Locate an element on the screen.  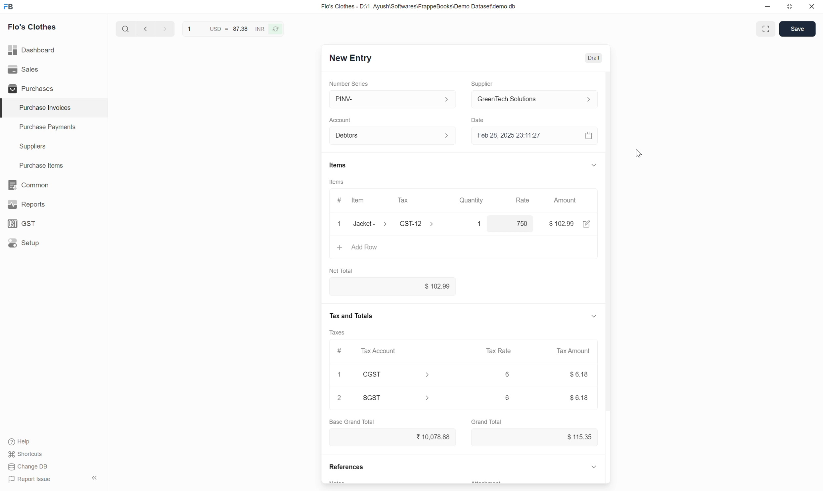
Sales is located at coordinates (53, 69).